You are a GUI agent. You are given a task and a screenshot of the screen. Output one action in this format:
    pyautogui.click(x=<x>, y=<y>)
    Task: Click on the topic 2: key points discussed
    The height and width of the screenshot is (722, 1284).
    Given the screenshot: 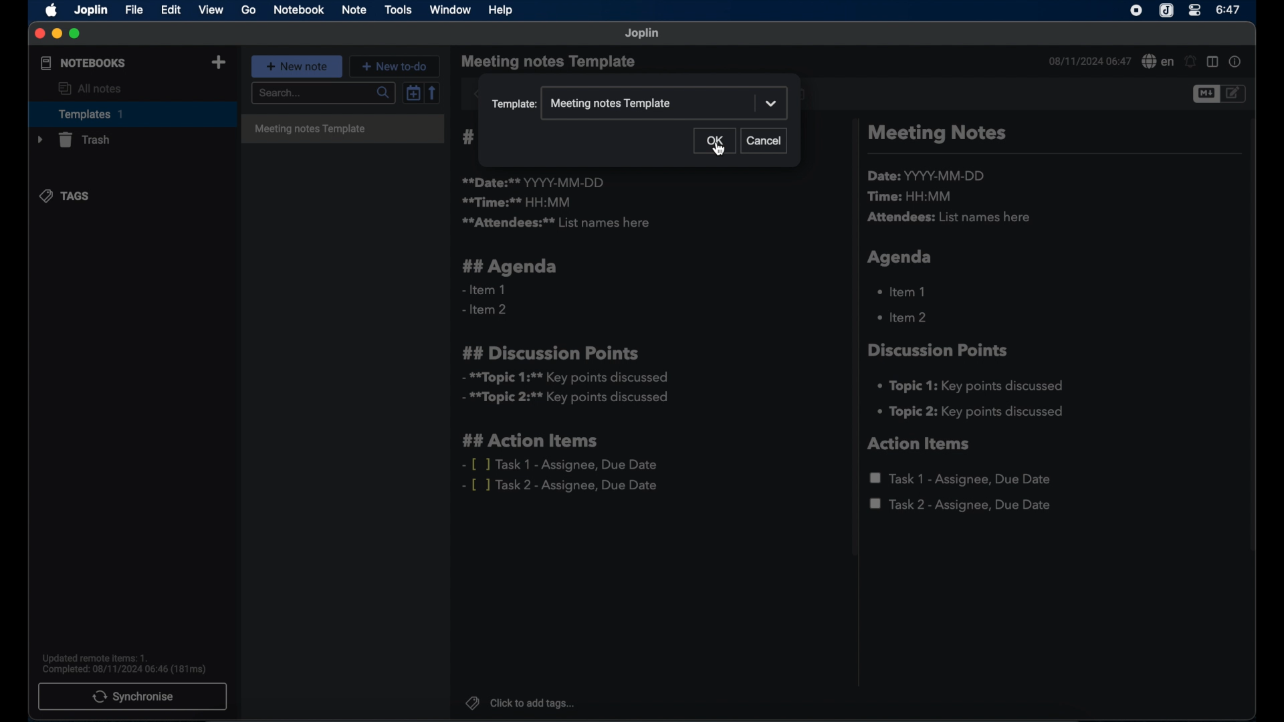 What is the action you would take?
    pyautogui.click(x=972, y=412)
    